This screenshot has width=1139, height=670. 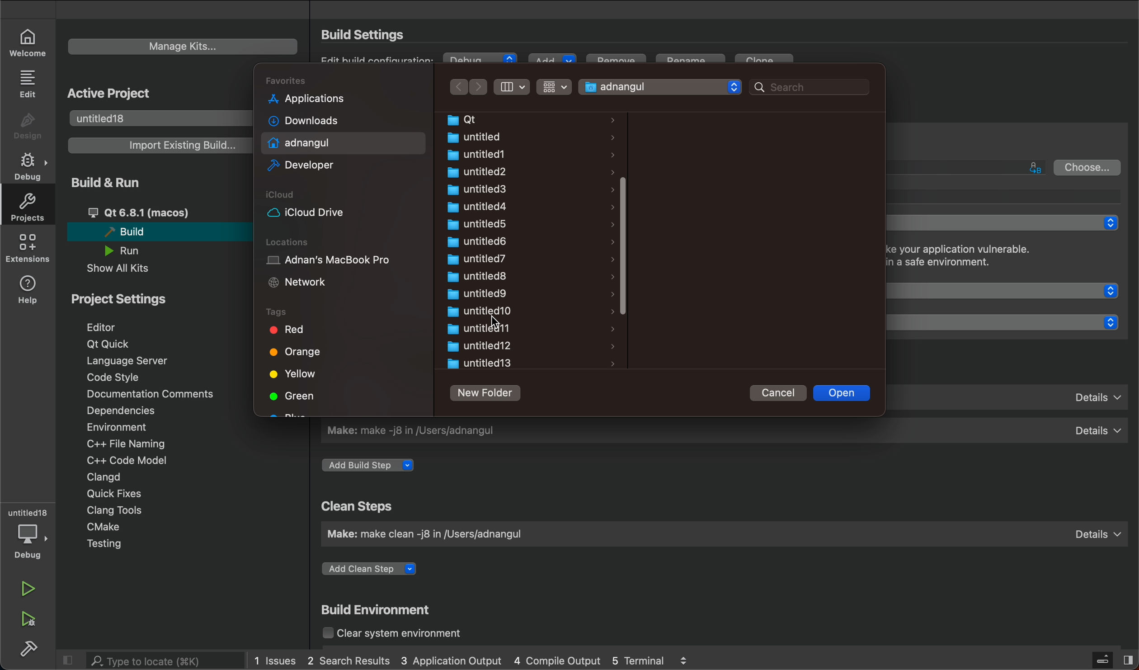 What do you see at coordinates (844, 393) in the screenshot?
I see `open` at bounding box center [844, 393].